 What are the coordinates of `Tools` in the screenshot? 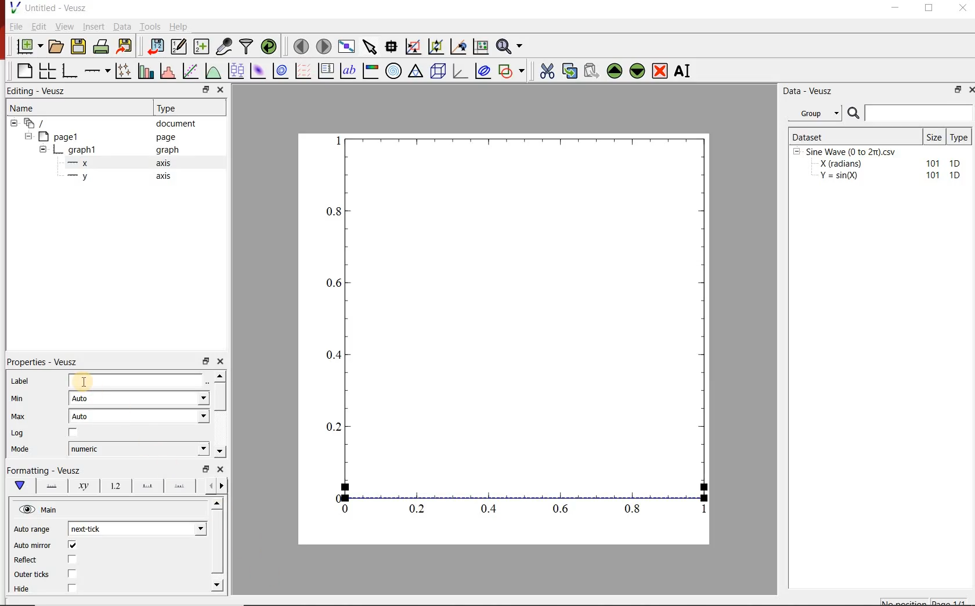 It's located at (150, 26).